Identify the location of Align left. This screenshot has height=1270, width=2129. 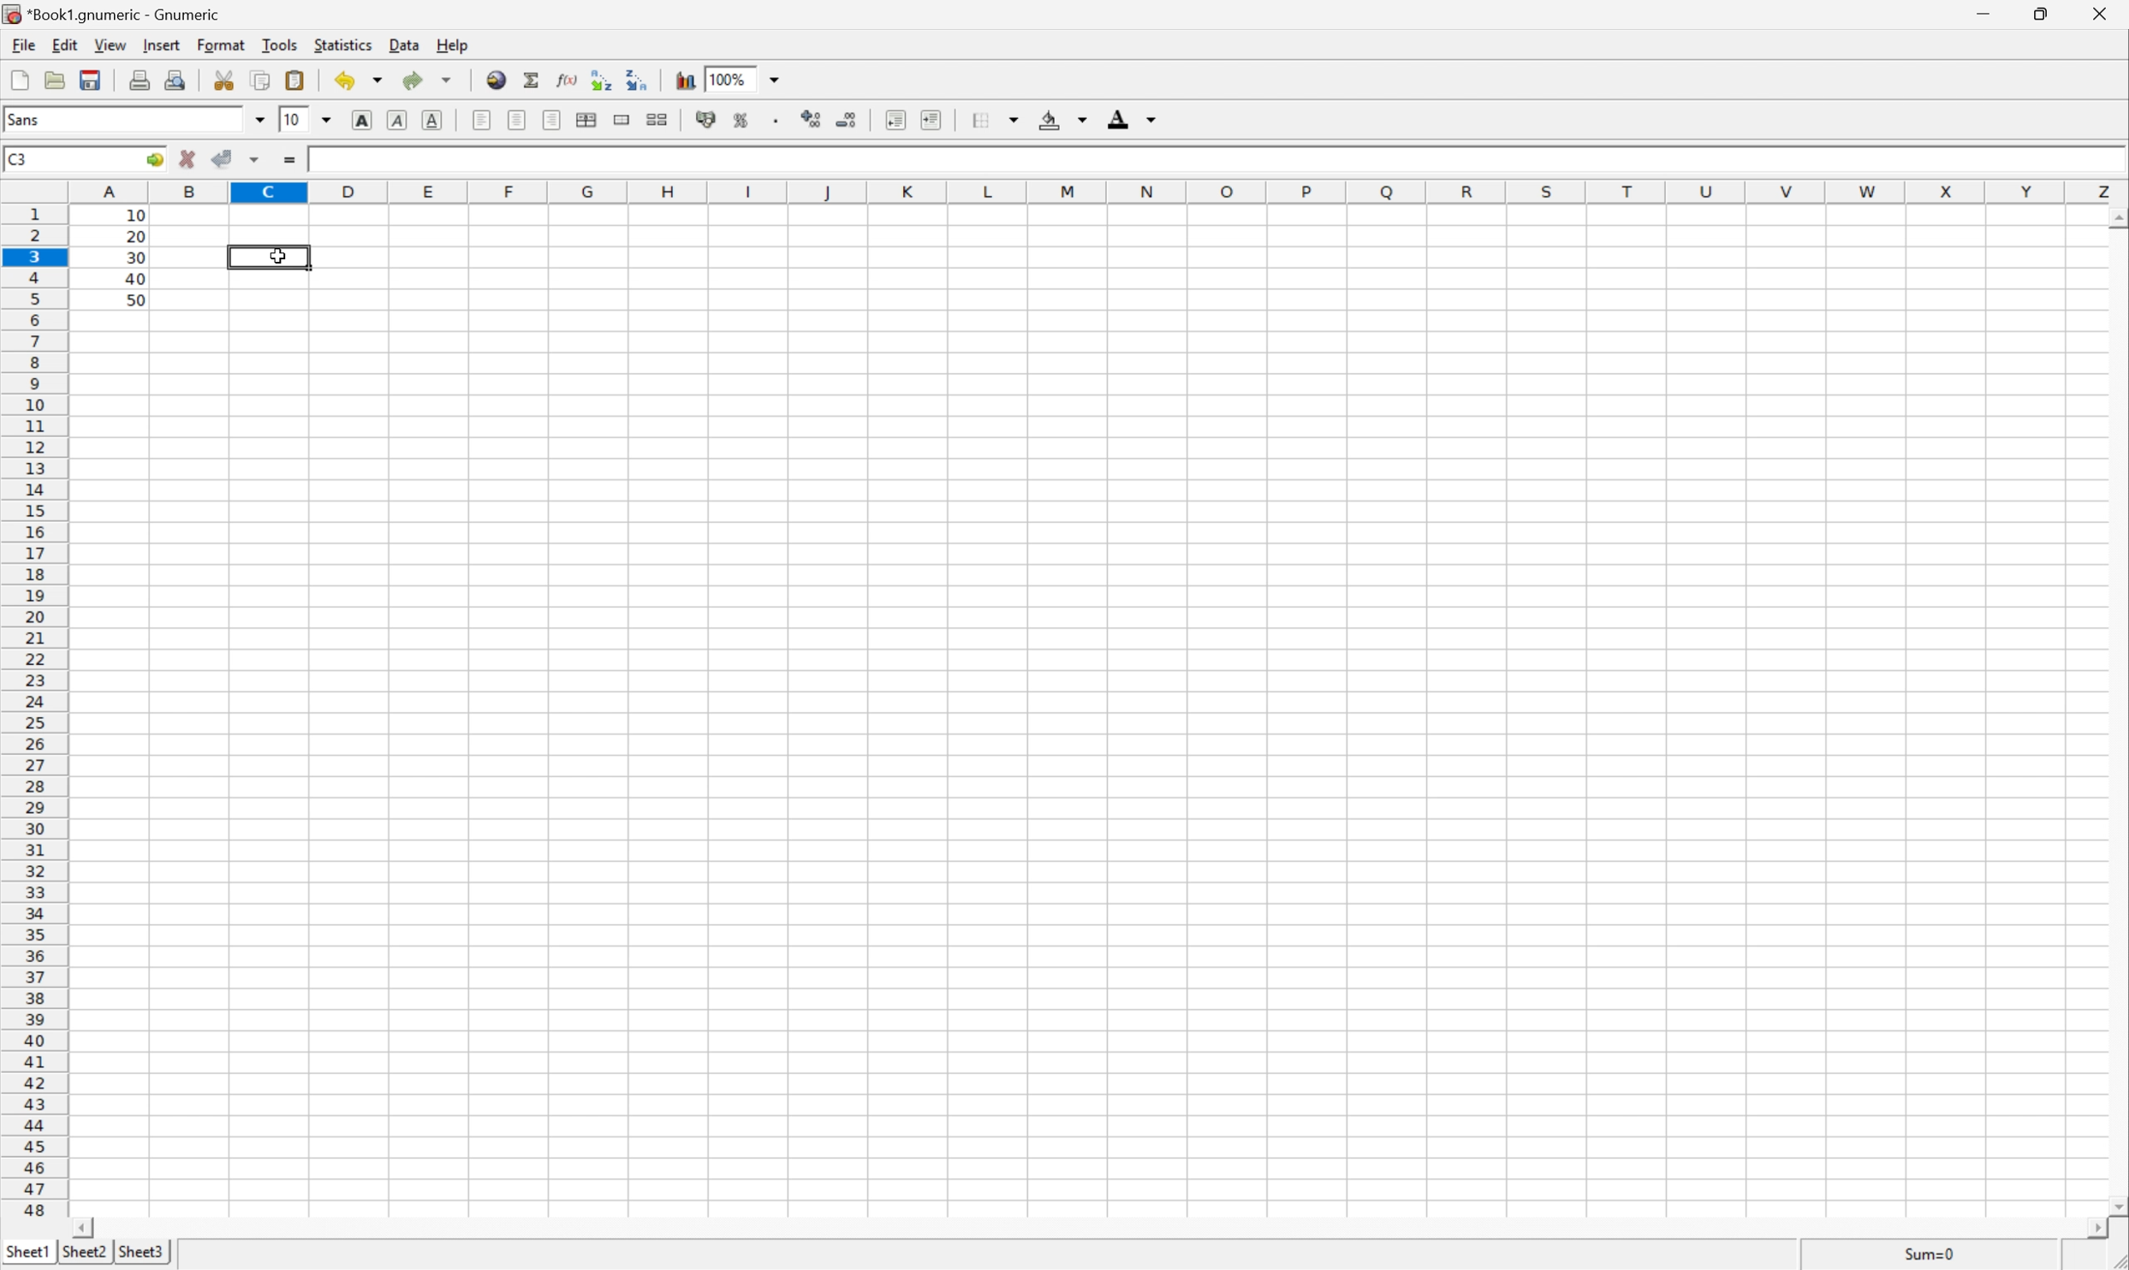
(480, 118).